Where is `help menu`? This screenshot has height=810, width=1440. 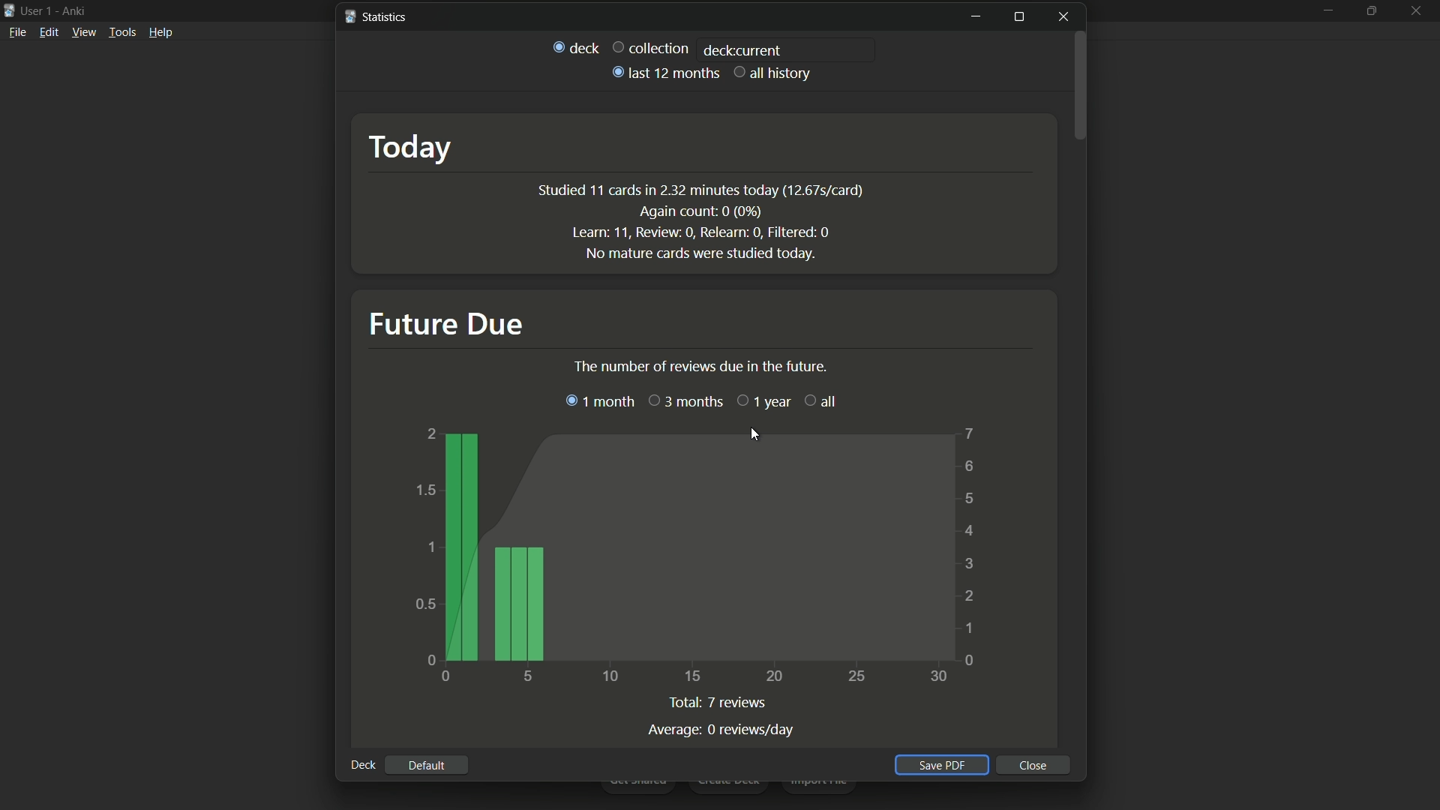
help menu is located at coordinates (161, 31).